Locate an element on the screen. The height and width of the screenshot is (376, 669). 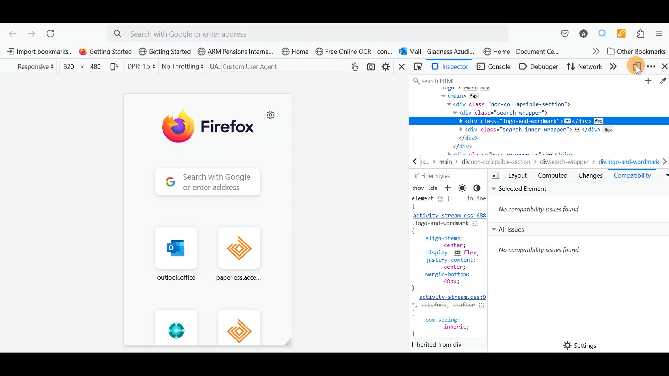
Other bookmarks is located at coordinates (635, 51).